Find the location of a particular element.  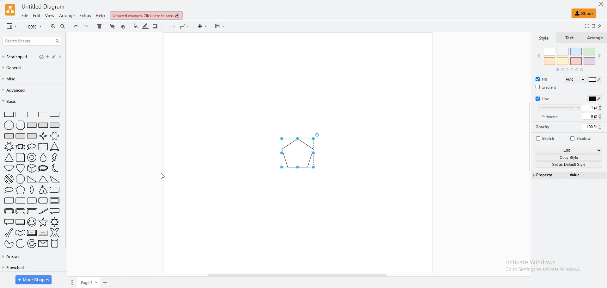

cylinder stack is located at coordinates (55, 244).